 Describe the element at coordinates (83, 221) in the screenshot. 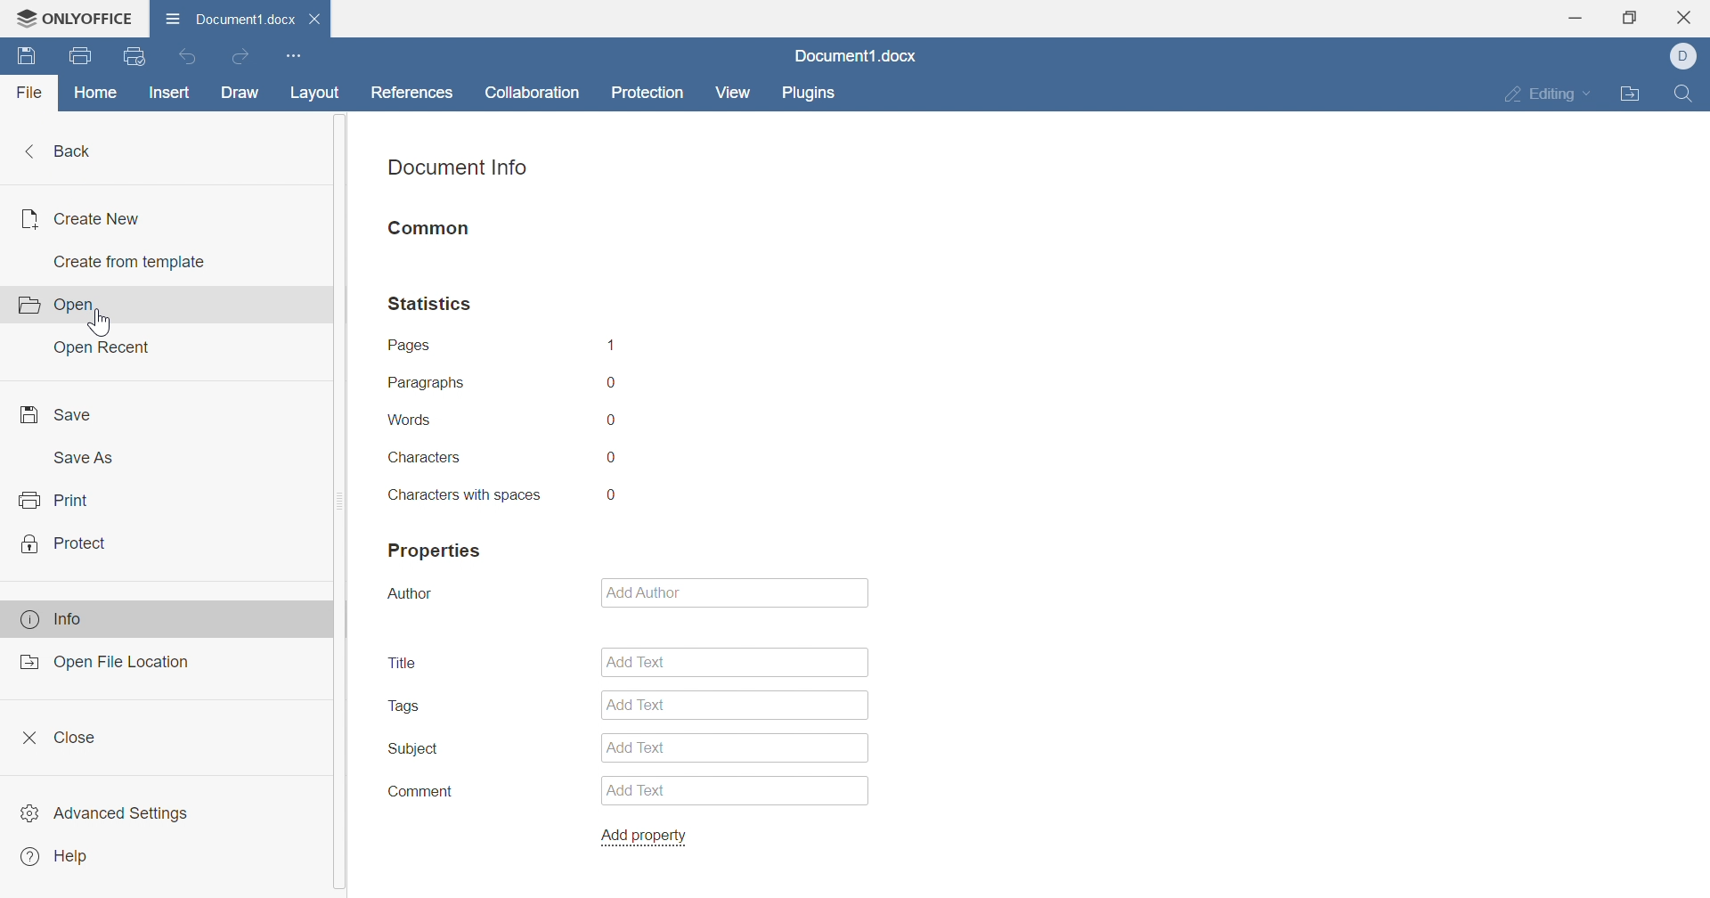

I see `create new` at that location.